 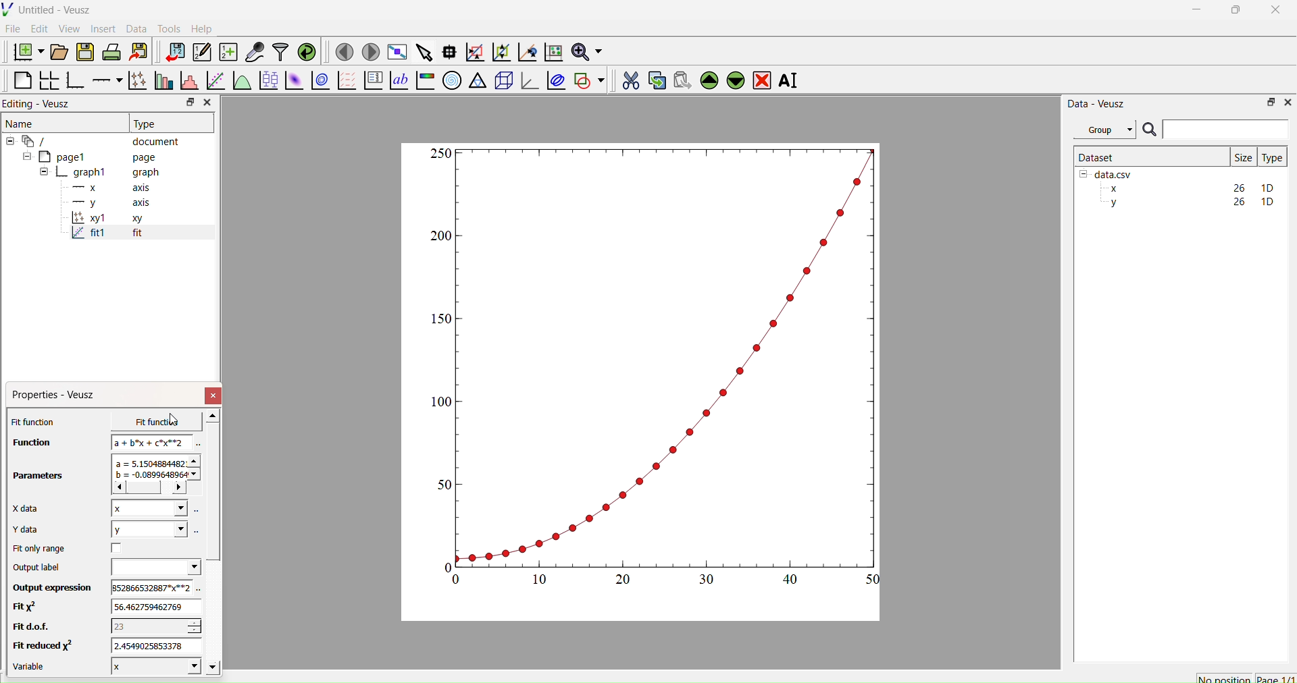 What do you see at coordinates (13, 28) in the screenshot?
I see `File` at bounding box center [13, 28].